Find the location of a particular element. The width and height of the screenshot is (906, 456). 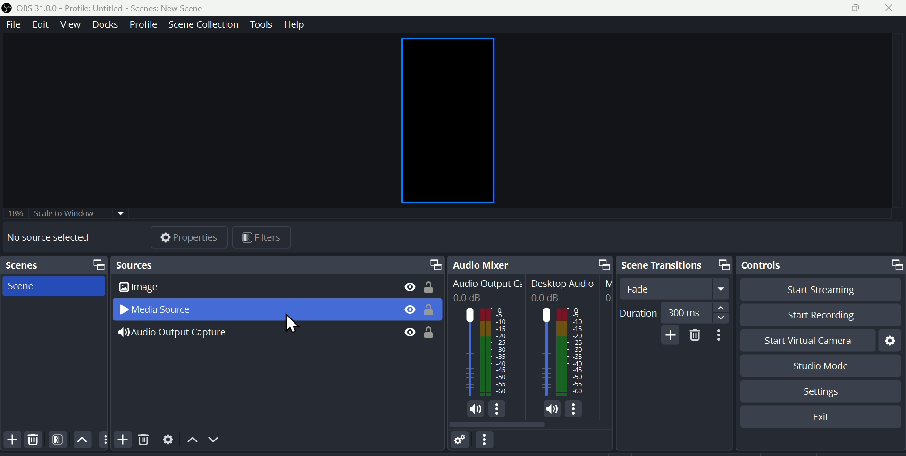

Settings is located at coordinates (890, 339).